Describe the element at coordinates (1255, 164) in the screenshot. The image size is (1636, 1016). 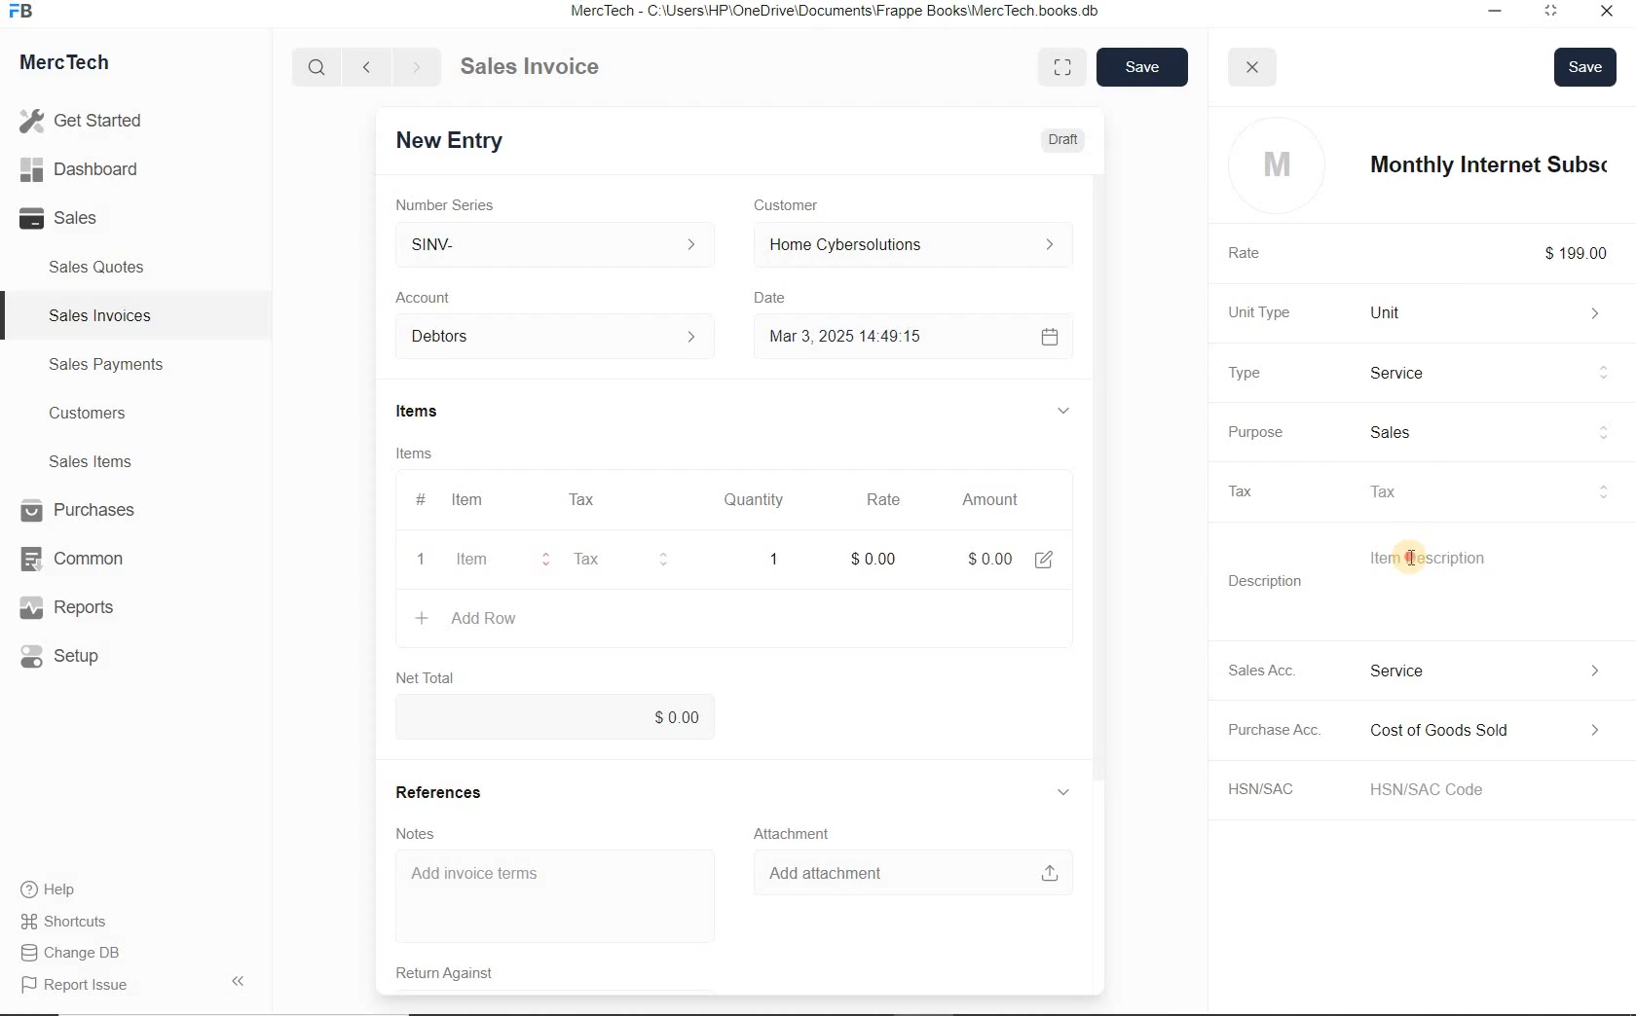
I see `profile logo` at that location.